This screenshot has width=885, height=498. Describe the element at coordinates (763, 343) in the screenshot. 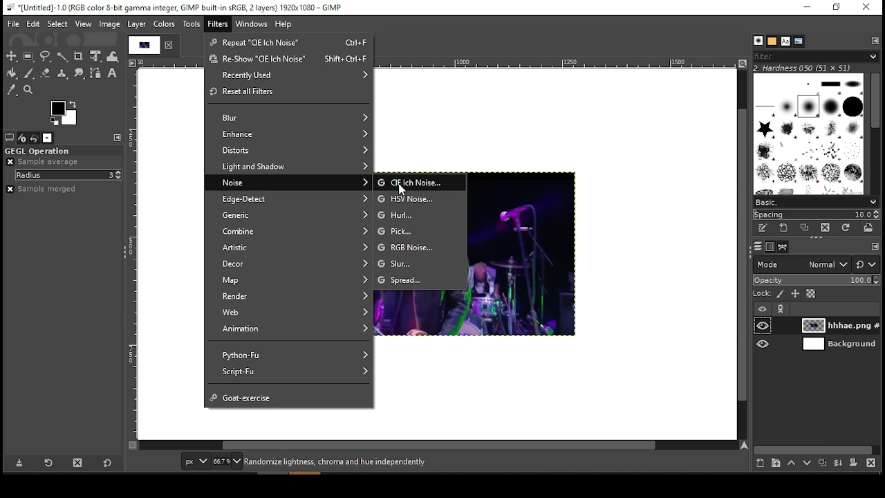

I see `layer visibility on/off` at that location.